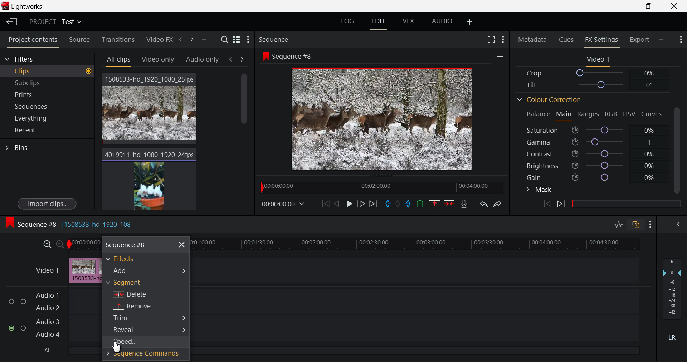 Image resolution: width=687 pixels, height=362 pixels. I want to click on Video FX Tab, so click(160, 40).